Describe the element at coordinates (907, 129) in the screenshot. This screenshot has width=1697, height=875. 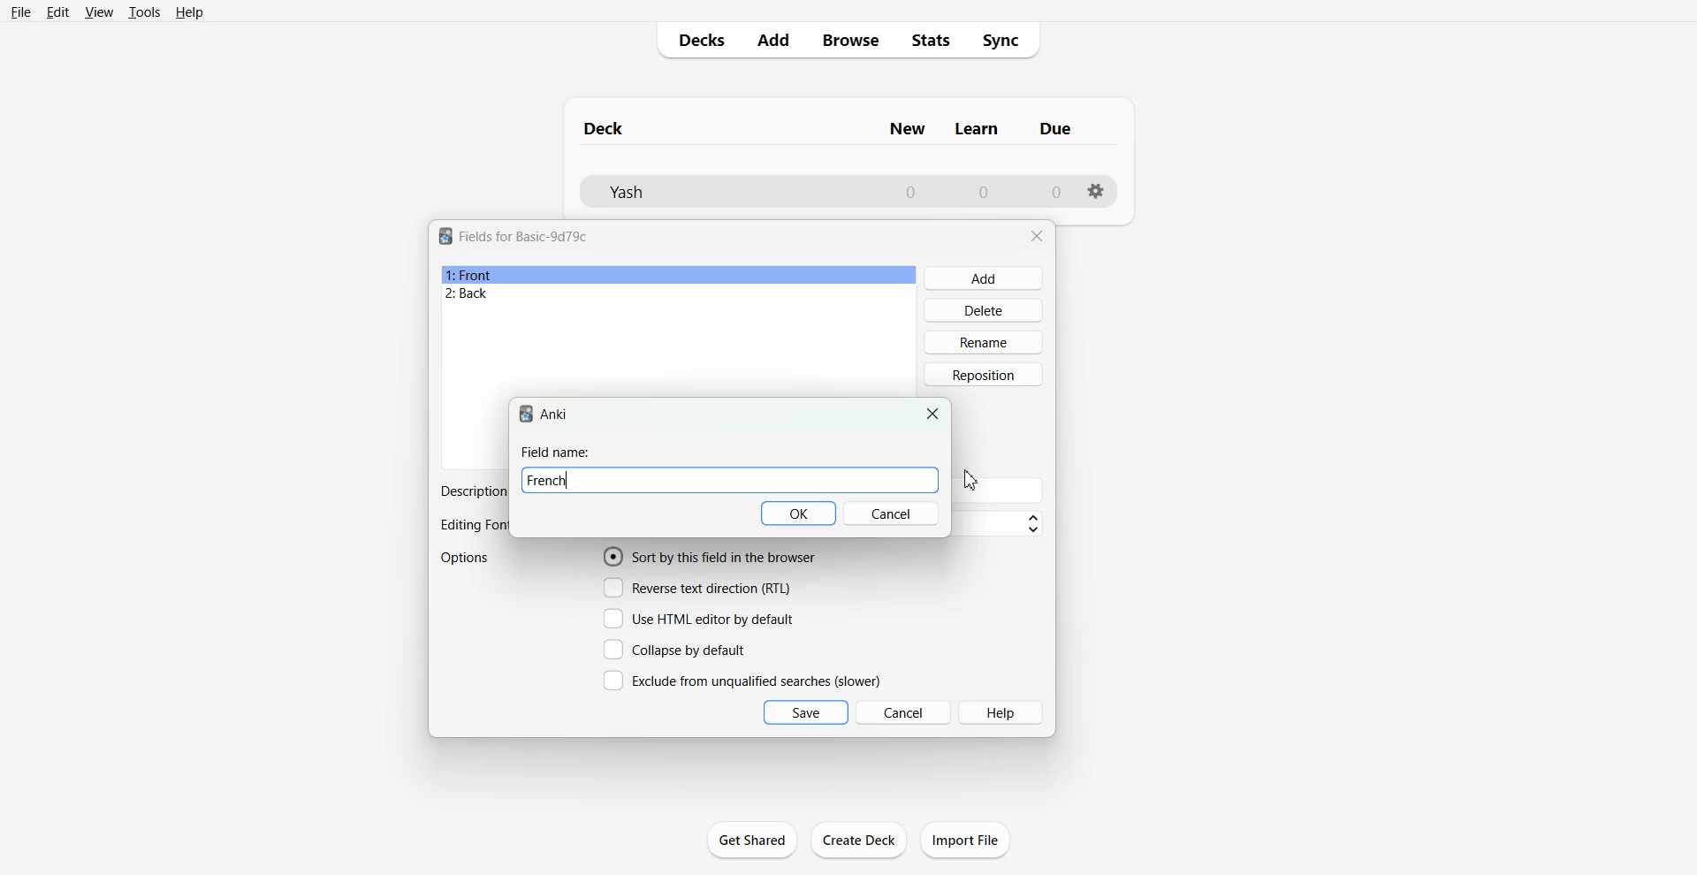
I see `Column name` at that location.